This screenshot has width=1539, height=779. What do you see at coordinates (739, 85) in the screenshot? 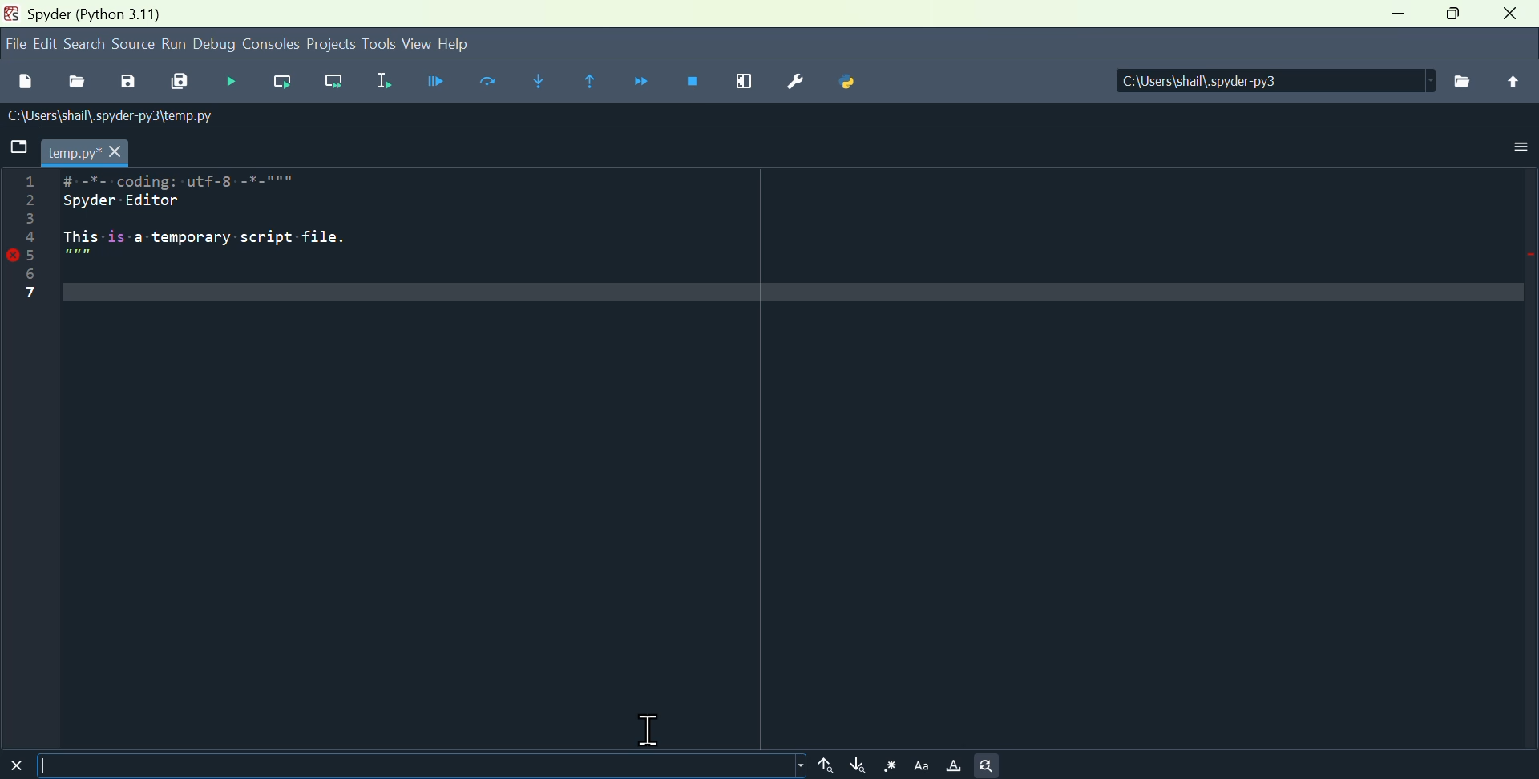
I see `Maximise current window` at bounding box center [739, 85].